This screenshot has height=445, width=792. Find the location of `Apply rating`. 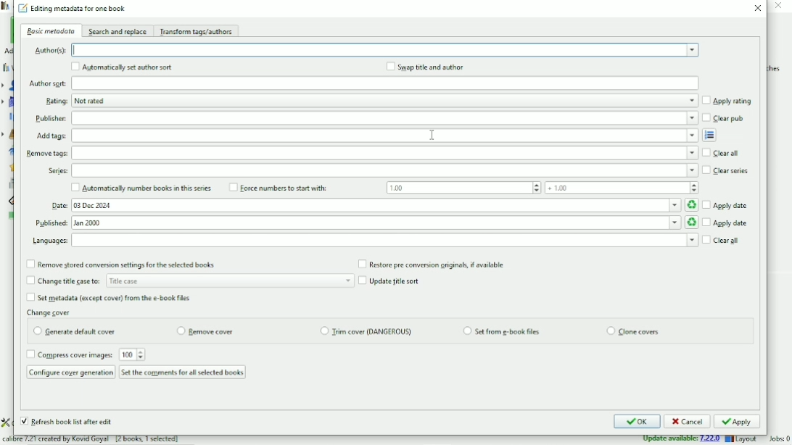

Apply rating is located at coordinates (727, 101).